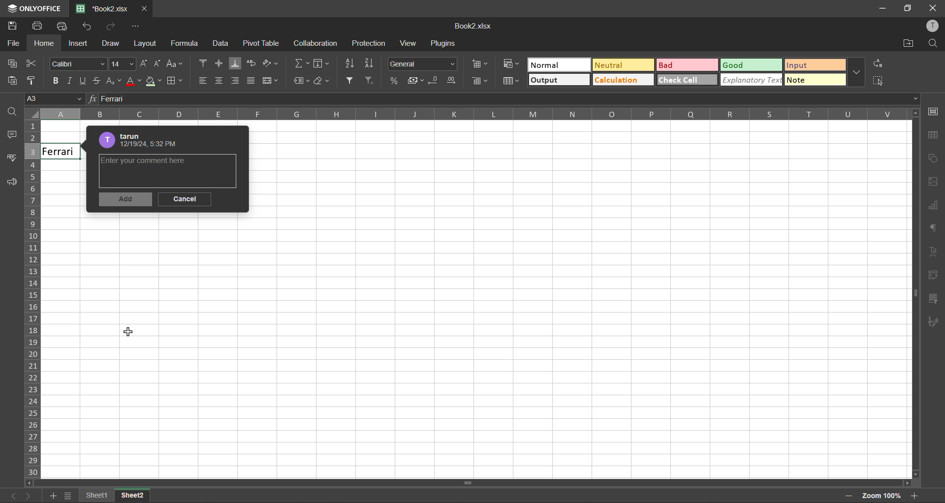 This screenshot has width=945, height=503. Describe the element at coordinates (77, 63) in the screenshot. I see `font style` at that location.